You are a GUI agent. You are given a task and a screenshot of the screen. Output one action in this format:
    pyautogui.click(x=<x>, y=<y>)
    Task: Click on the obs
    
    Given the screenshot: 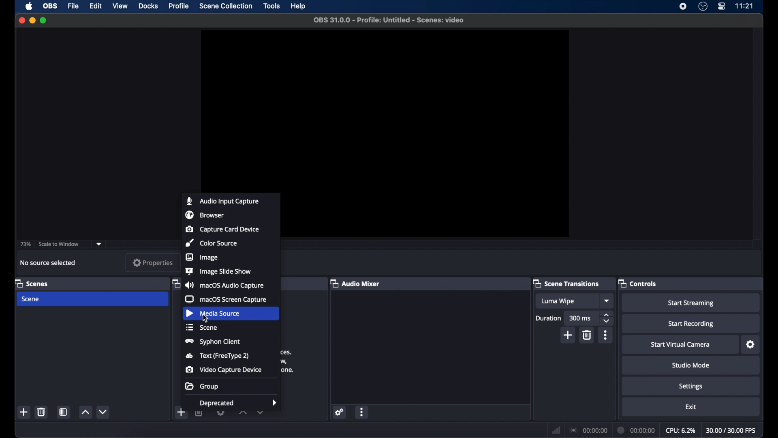 What is the action you would take?
    pyautogui.click(x=51, y=6)
    